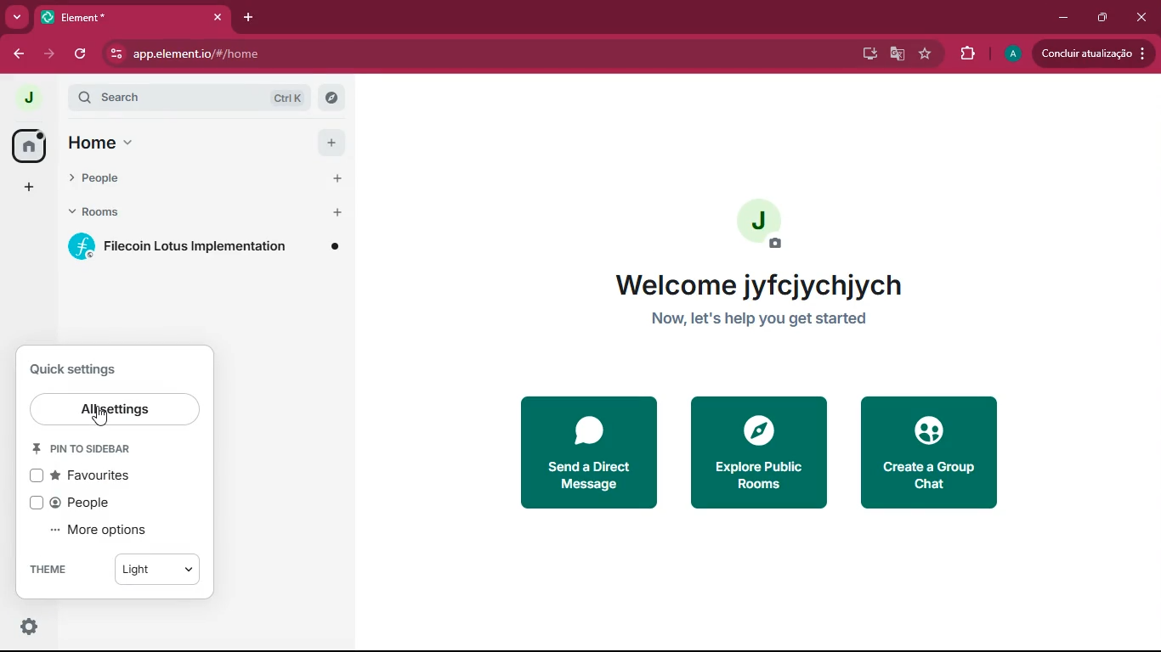 This screenshot has height=652, width=1161. I want to click on add tab, so click(251, 18).